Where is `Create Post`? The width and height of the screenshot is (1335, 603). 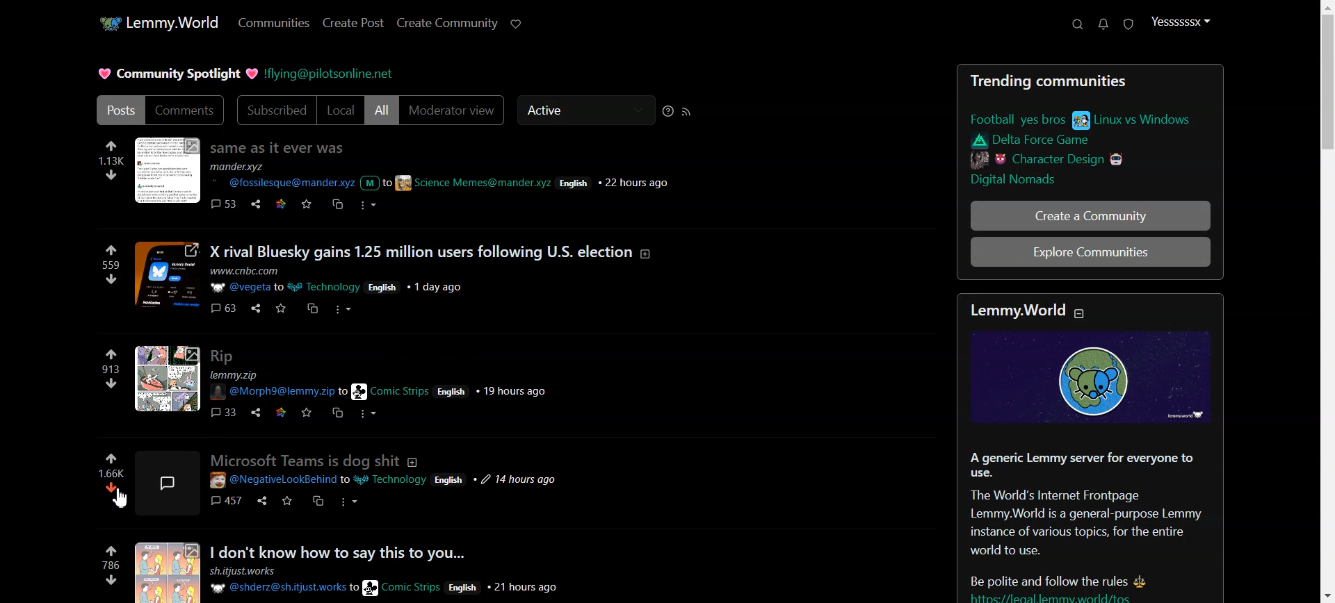
Create Post is located at coordinates (353, 22).